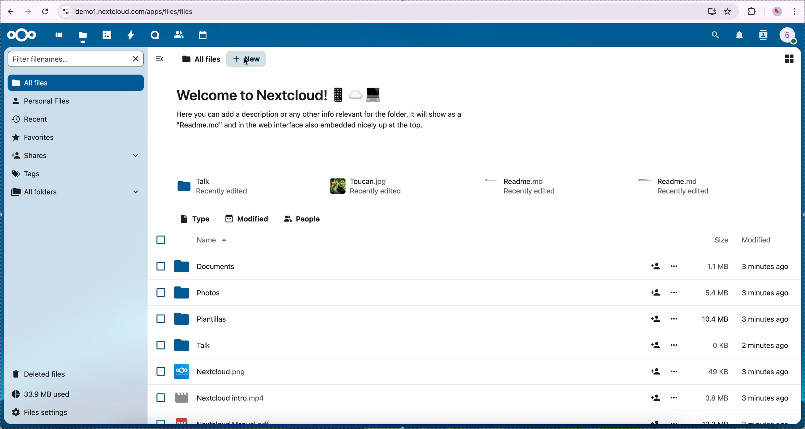  What do you see at coordinates (722, 345) in the screenshot?
I see `0 KB` at bounding box center [722, 345].